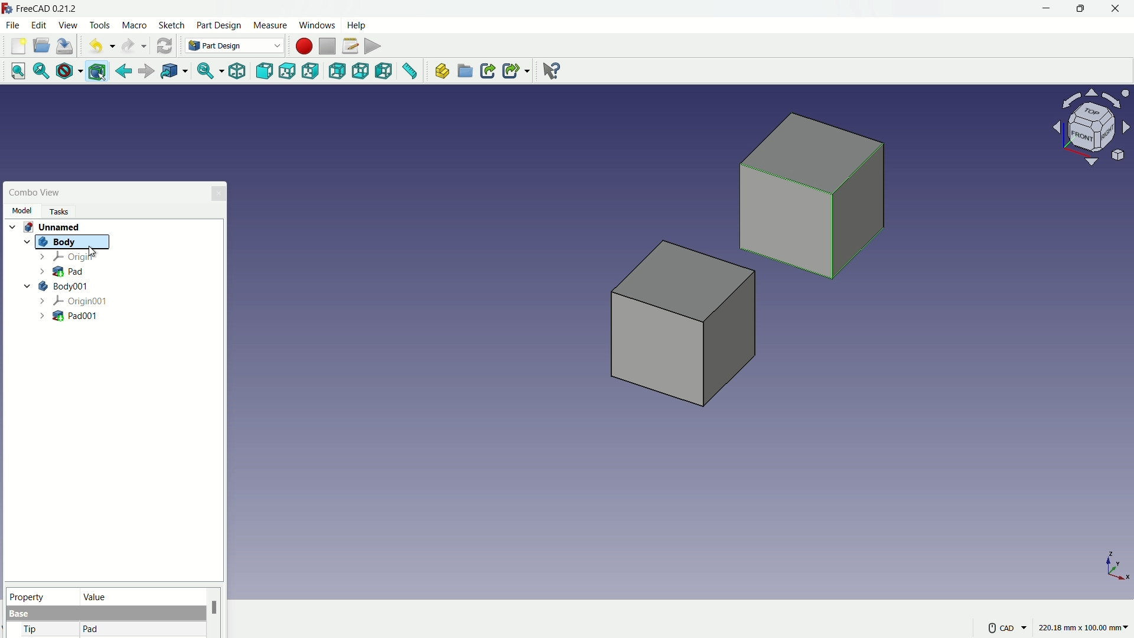 The width and height of the screenshot is (1134, 638). I want to click on unnamed, so click(59, 227).